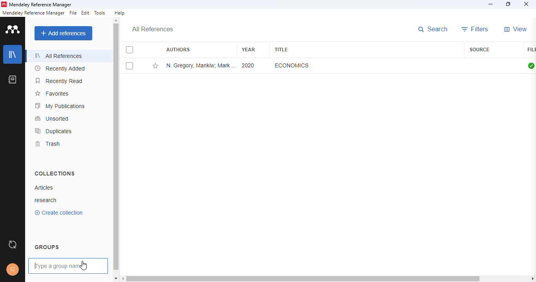  I want to click on logo, so click(13, 29).